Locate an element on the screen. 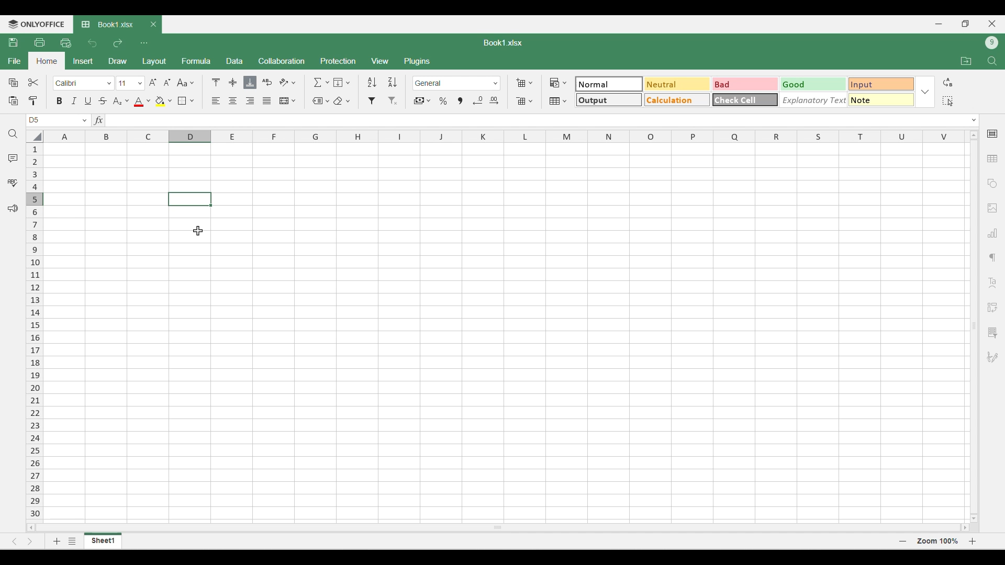  Horizontal marker is located at coordinates (506, 137).